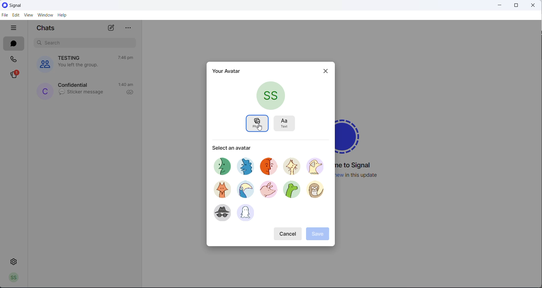  I want to click on welcome message, so click(356, 166).